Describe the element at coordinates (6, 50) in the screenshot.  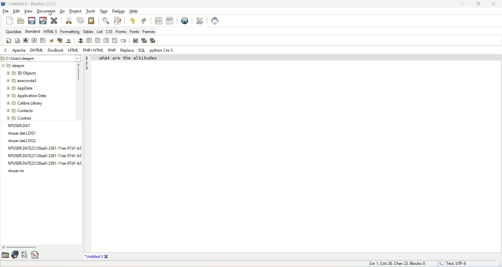
I see `C` at that location.